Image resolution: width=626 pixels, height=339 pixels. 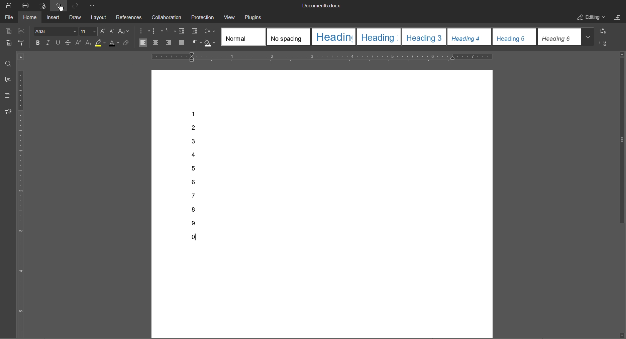 What do you see at coordinates (26, 5) in the screenshot?
I see `Print` at bounding box center [26, 5].